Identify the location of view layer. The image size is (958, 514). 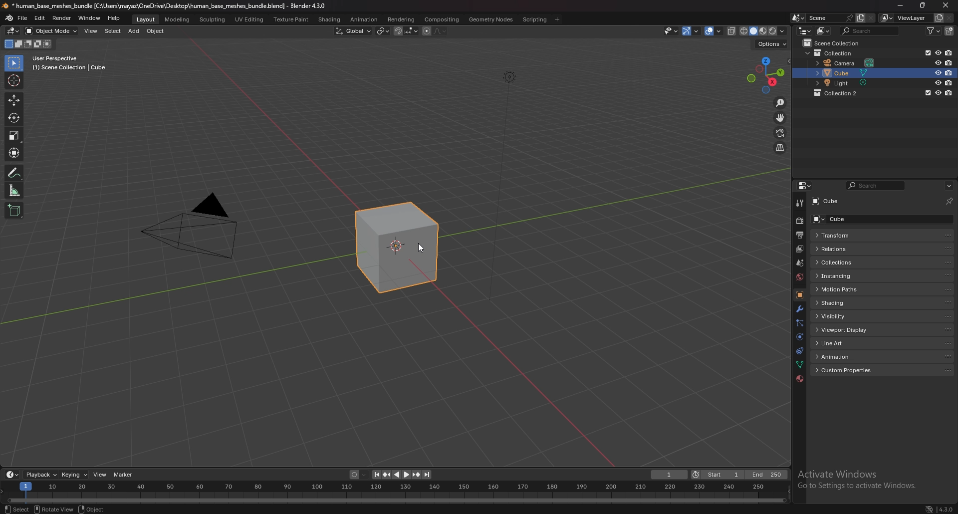
(799, 249).